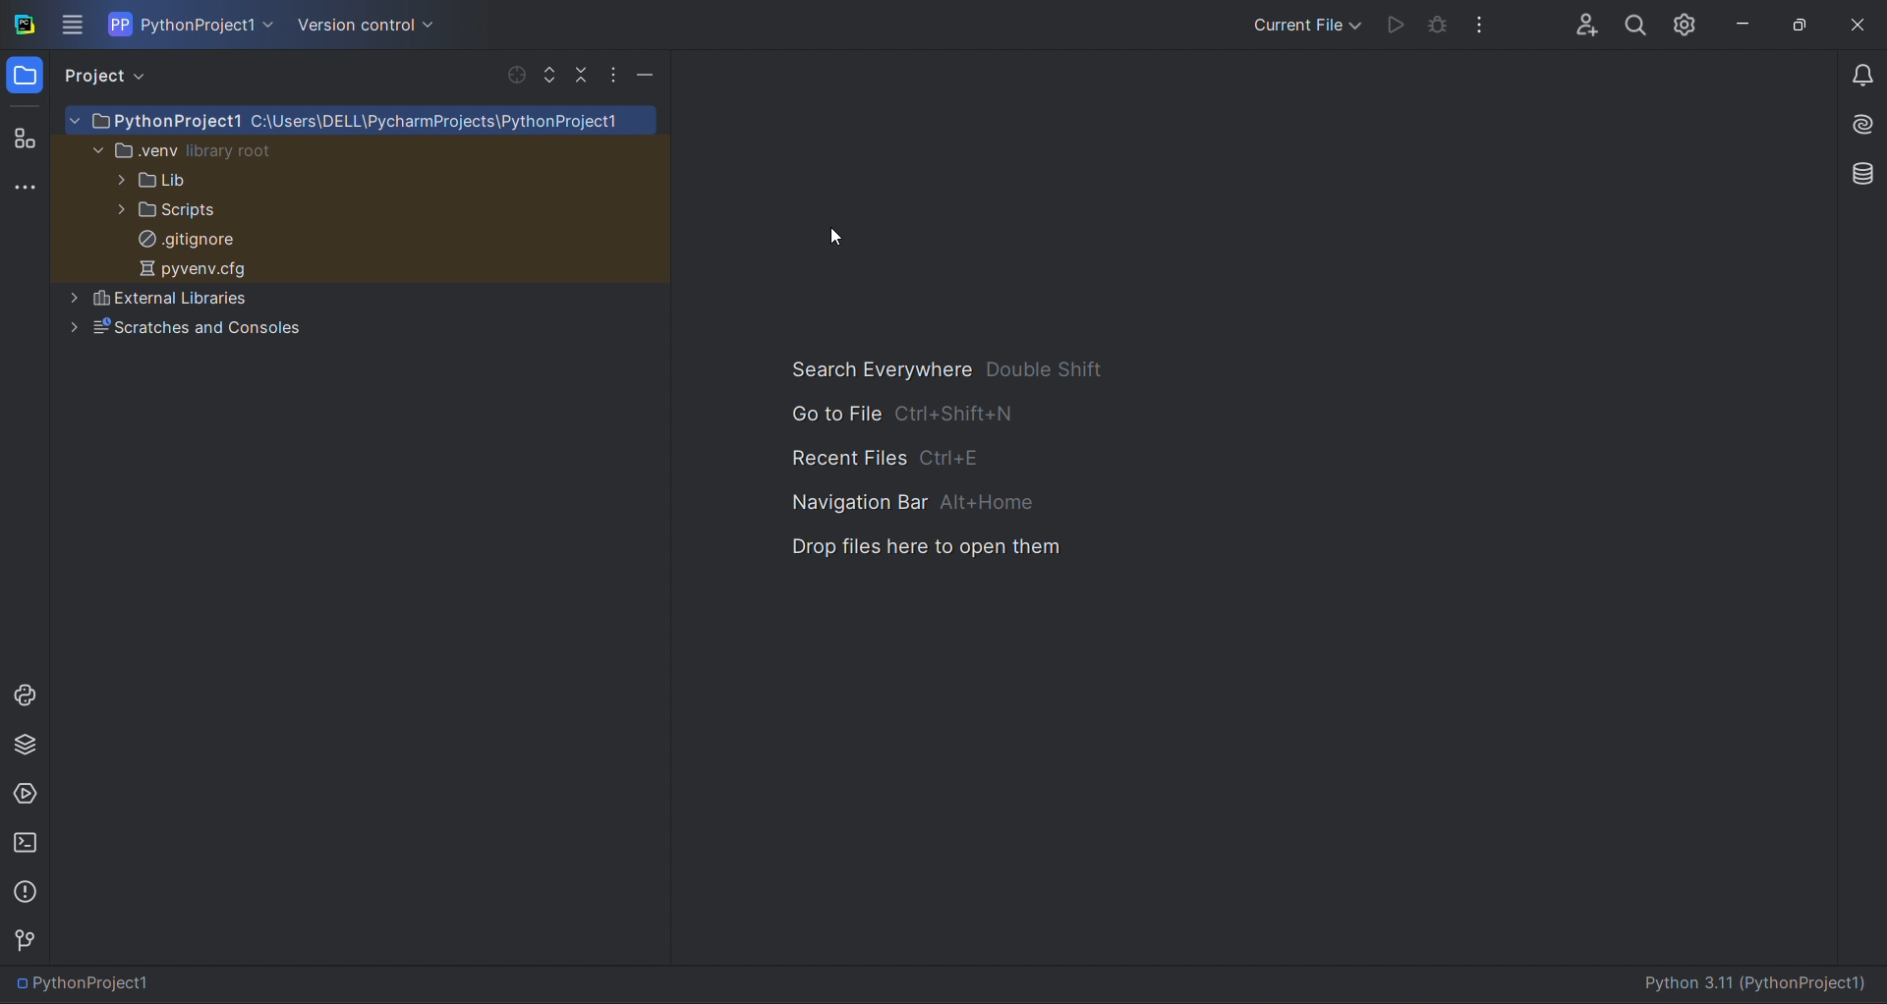  Describe the element at coordinates (838, 236) in the screenshot. I see `cursor` at that location.